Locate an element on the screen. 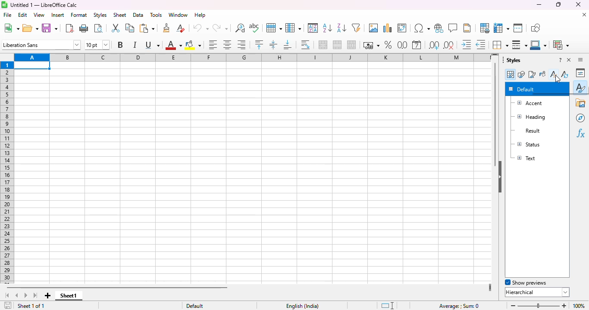  freeze rows and columns is located at coordinates (501, 28).